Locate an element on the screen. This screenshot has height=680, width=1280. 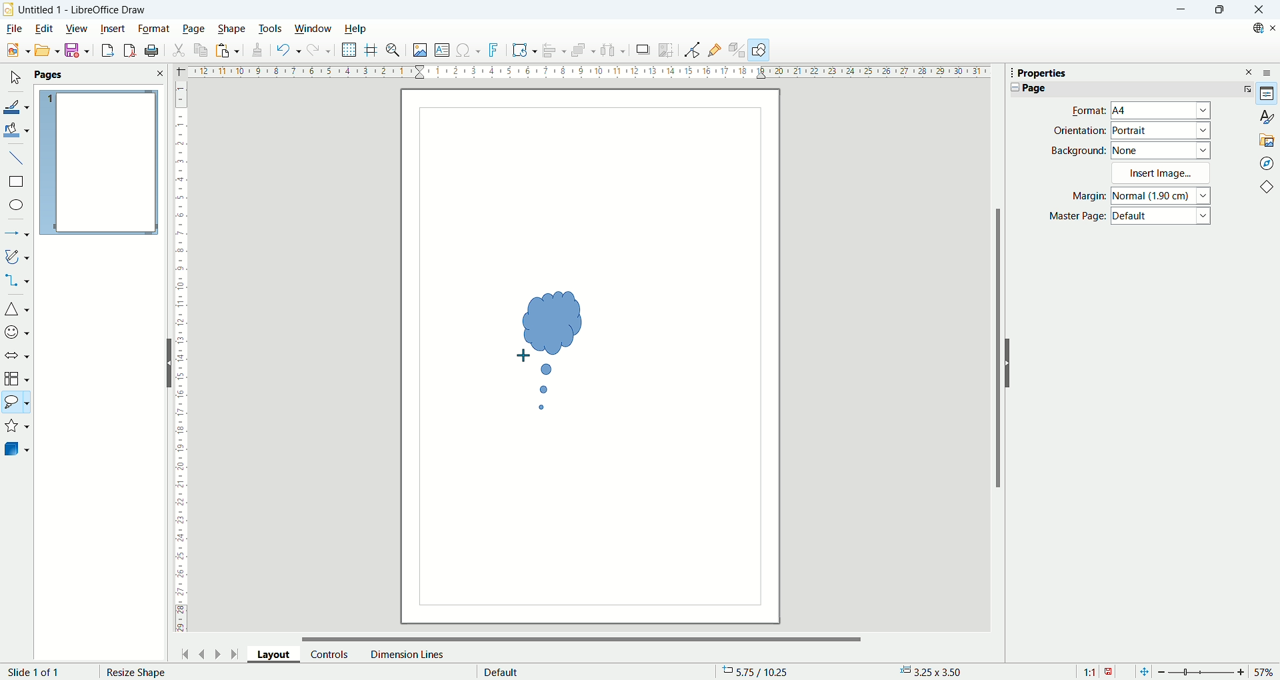
connectors is located at coordinates (17, 281).